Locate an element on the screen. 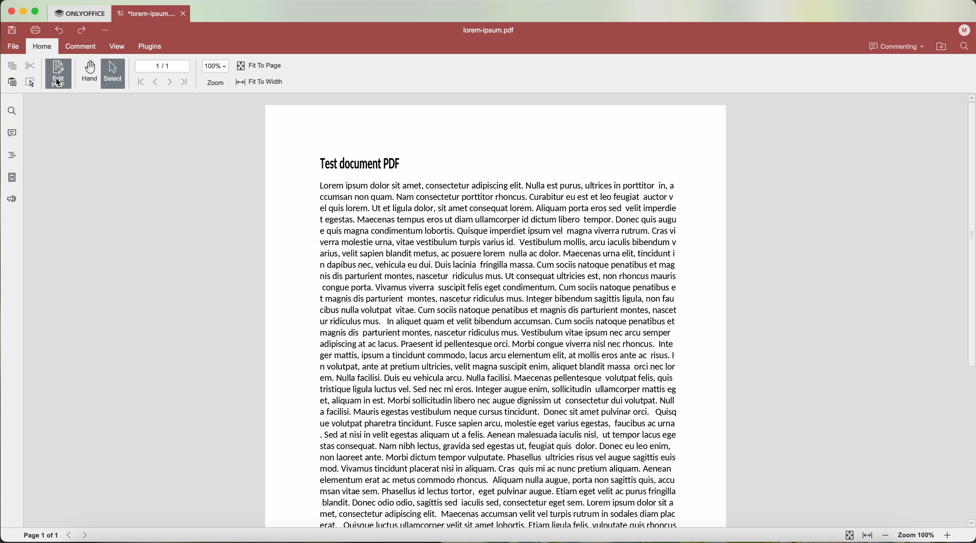 This screenshot has height=543, width=976. user profile is located at coordinates (964, 31).